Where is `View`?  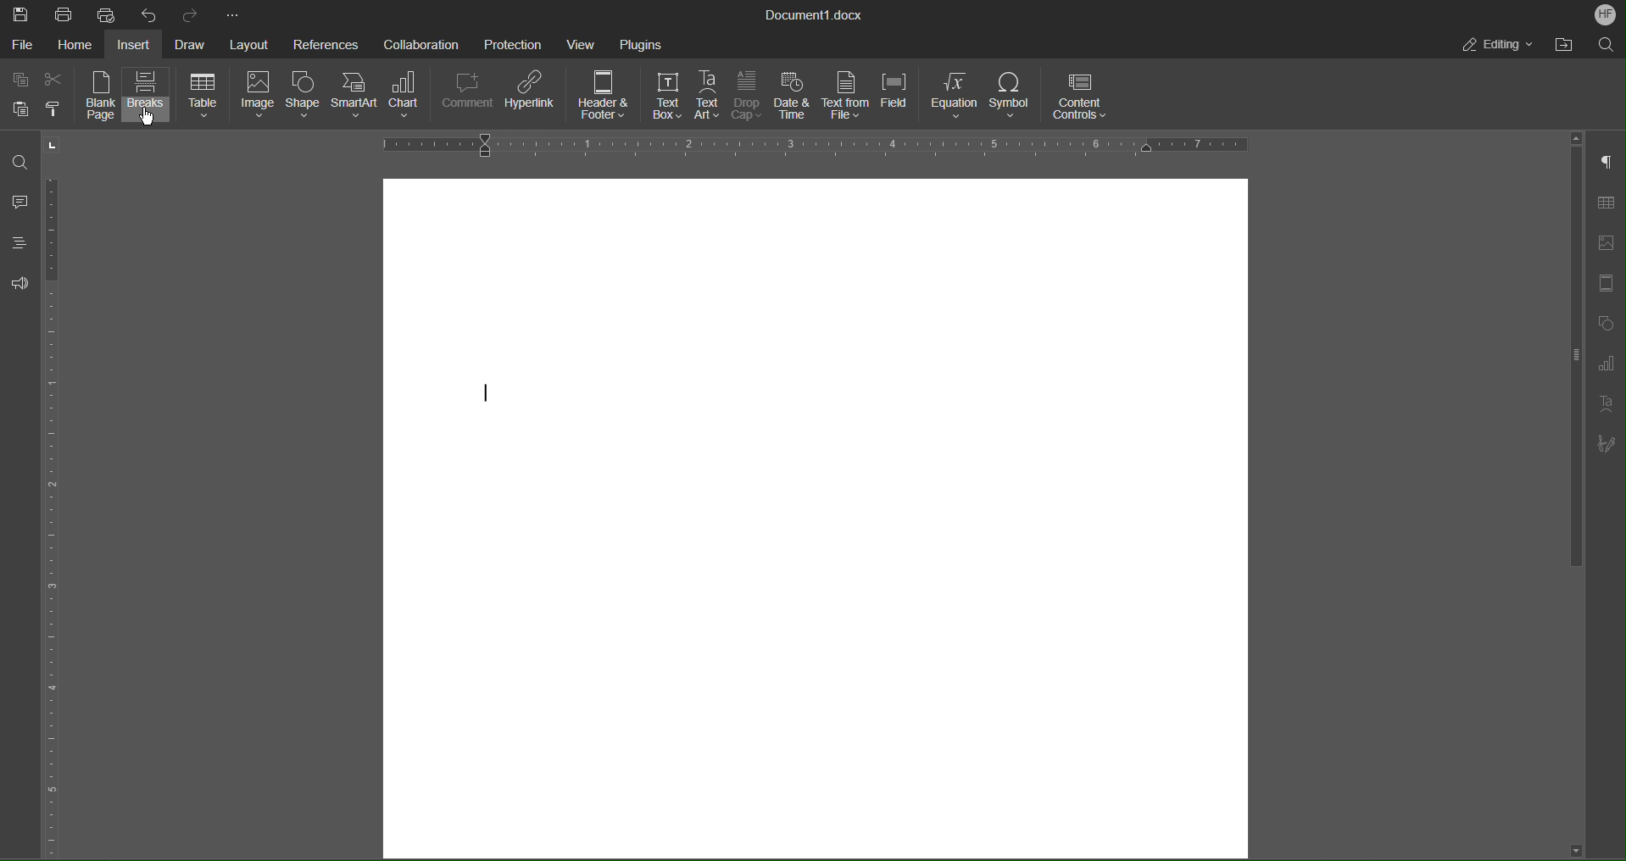
View is located at coordinates (580, 42).